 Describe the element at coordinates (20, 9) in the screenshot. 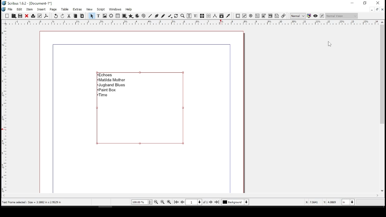

I see `edit` at that location.